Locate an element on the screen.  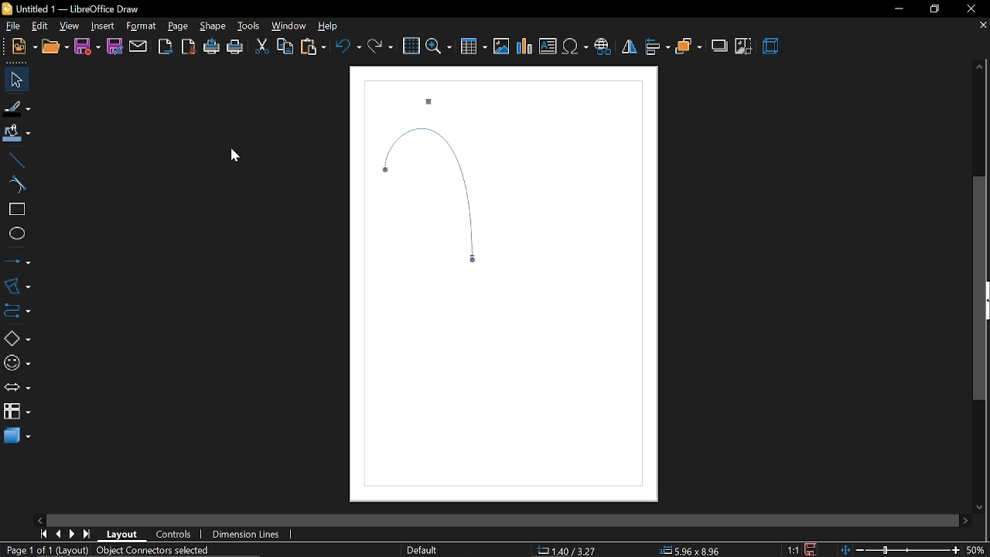
Cursor is located at coordinates (237, 157).